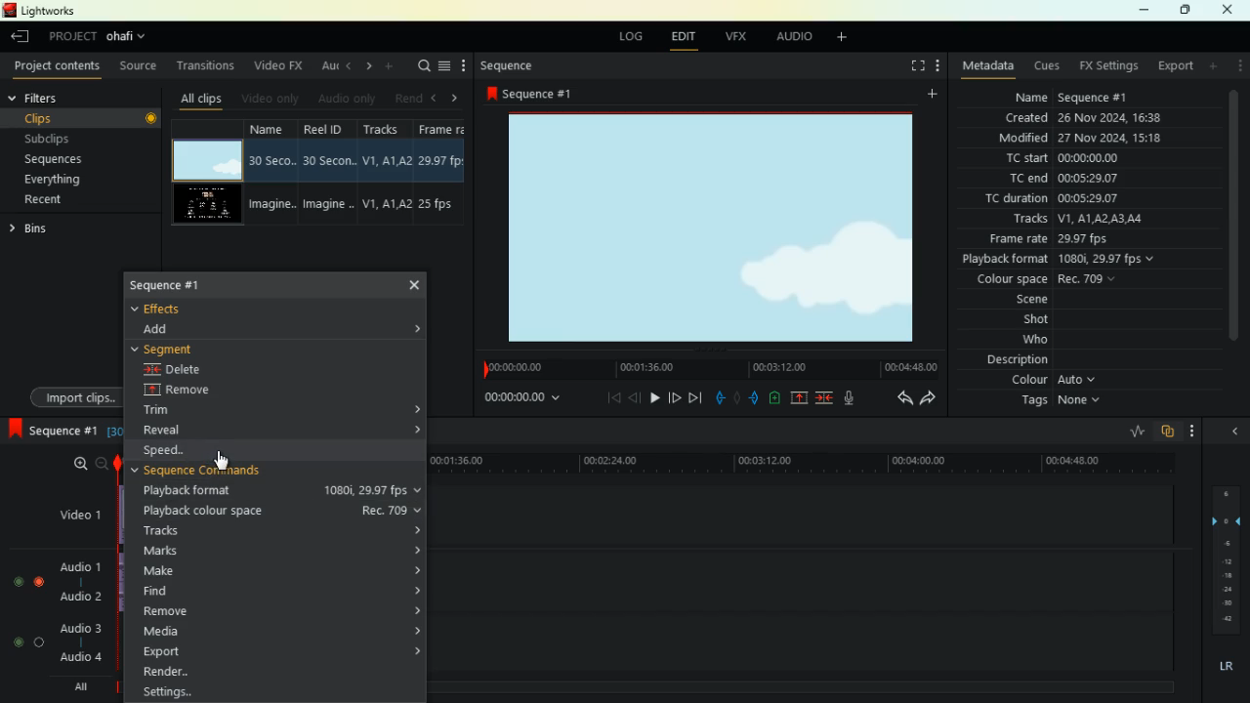  Describe the element at coordinates (825, 398) in the screenshot. I see `merge` at that location.